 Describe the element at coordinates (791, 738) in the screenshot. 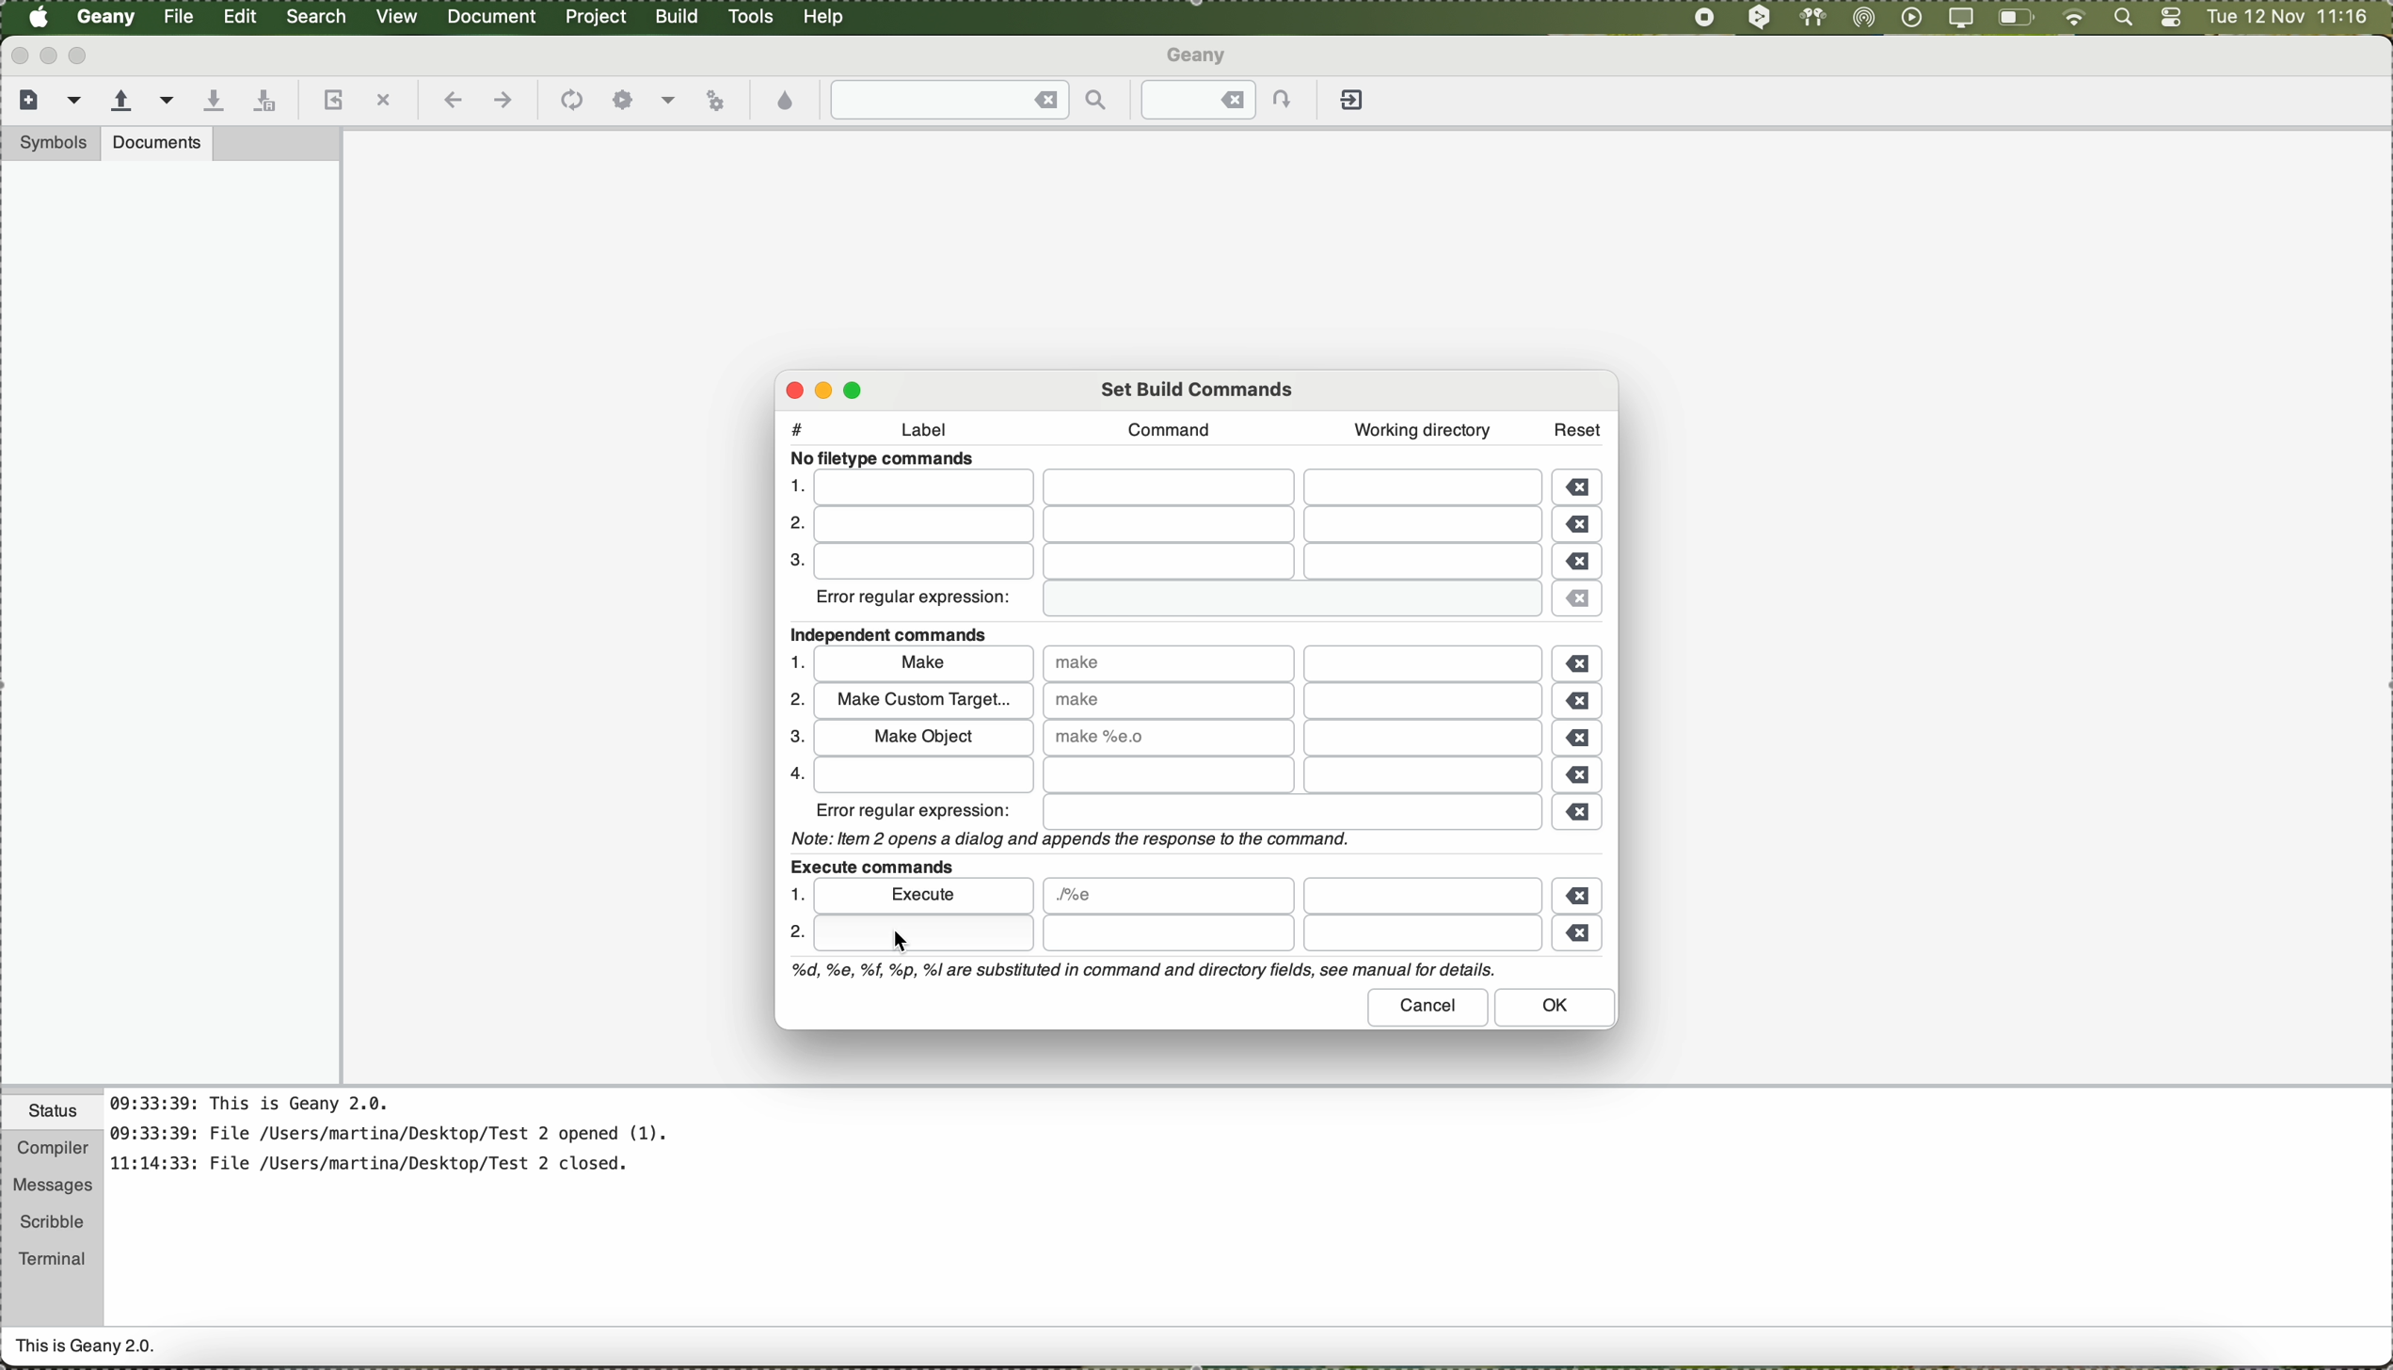

I see `3` at that location.